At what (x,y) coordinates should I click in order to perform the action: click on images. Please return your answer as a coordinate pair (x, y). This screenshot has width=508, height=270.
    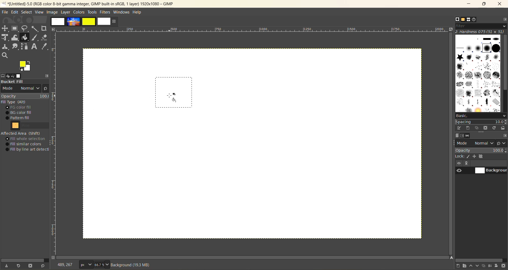
    Looking at the image, I should click on (80, 22).